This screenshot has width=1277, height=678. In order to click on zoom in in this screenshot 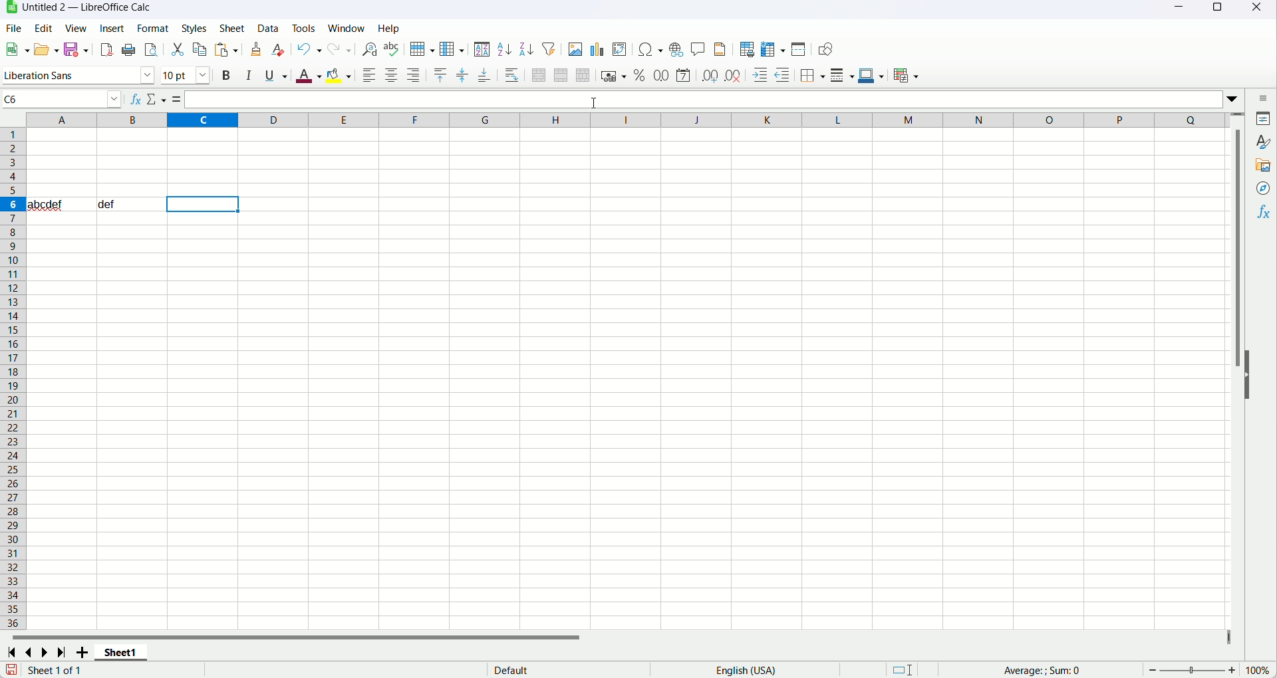, I will do `click(1232, 670)`.